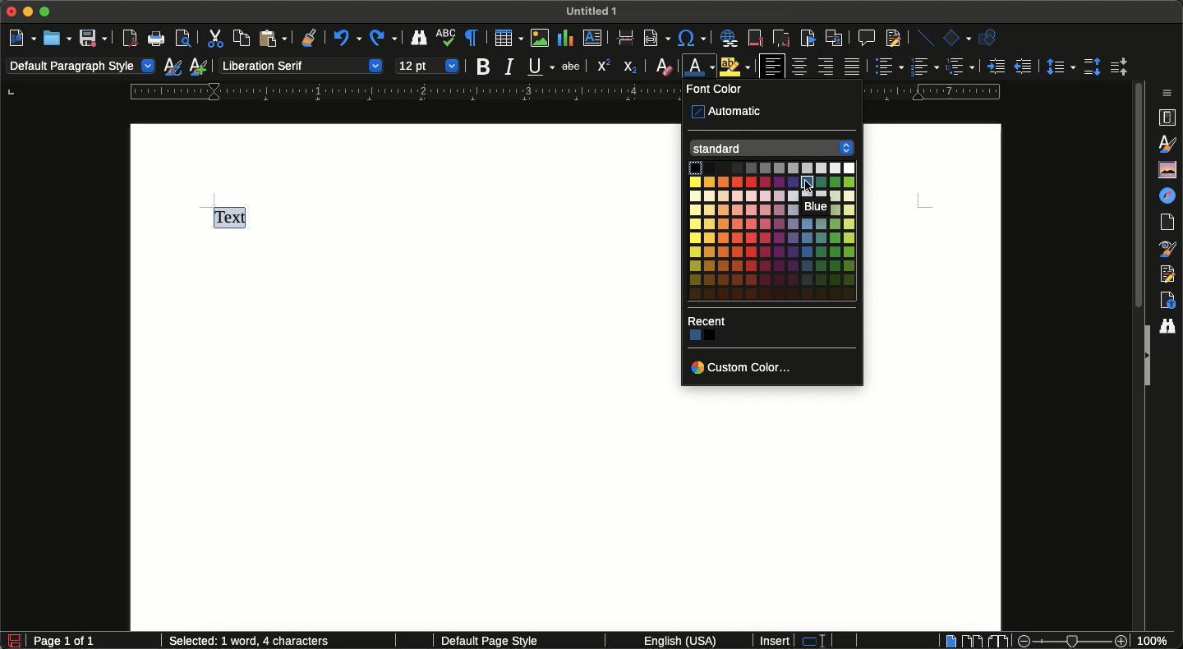 This screenshot has width=1183, height=649. Describe the element at coordinates (1167, 300) in the screenshot. I see `Accessibility check` at that location.